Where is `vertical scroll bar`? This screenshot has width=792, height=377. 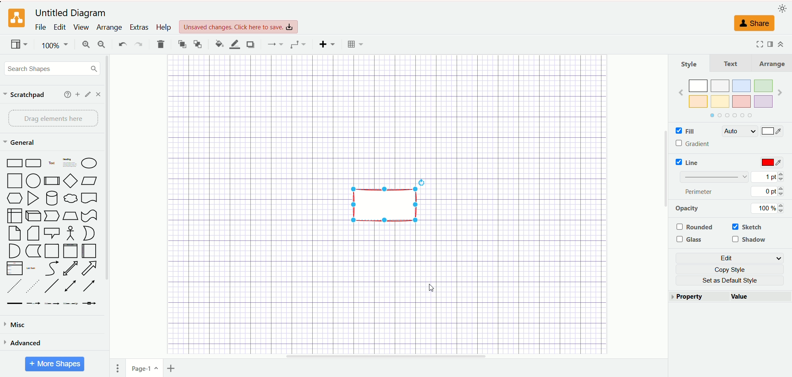
vertical scroll bar is located at coordinates (665, 207).